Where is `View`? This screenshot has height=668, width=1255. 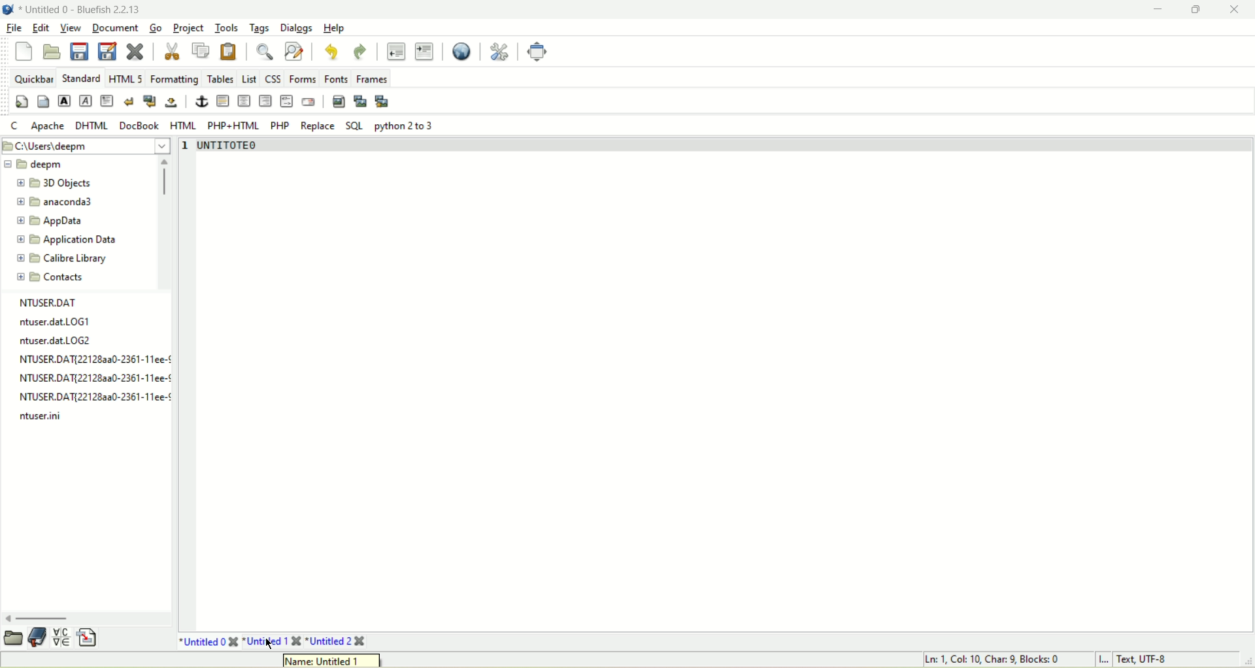
View is located at coordinates (71, 27).